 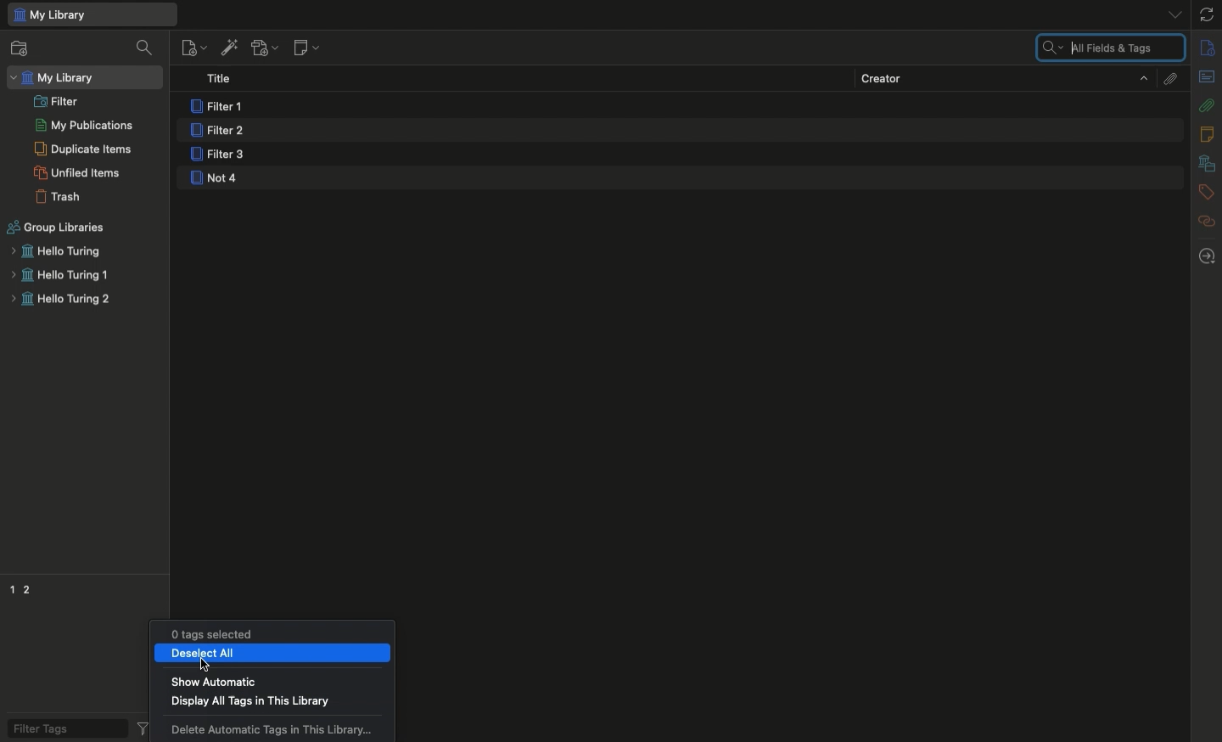 What do you see at coordinates (60, 301) in the screenshot?
I see `Hello turing 2` at bounding box center [60, 301].